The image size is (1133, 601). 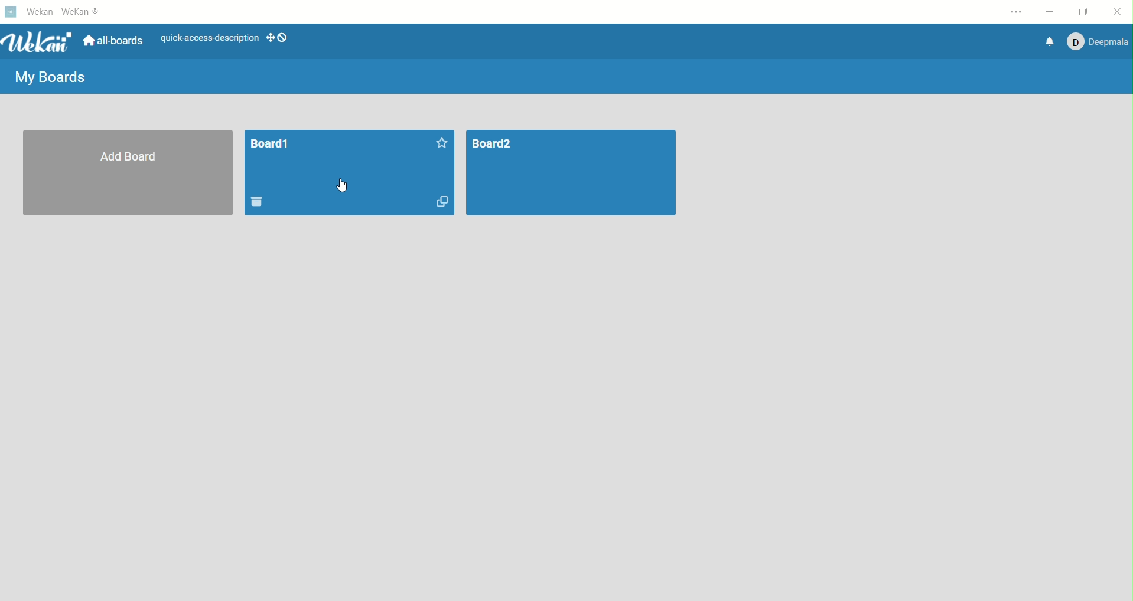 I want to click on all boards, so click(x=113, y=41).